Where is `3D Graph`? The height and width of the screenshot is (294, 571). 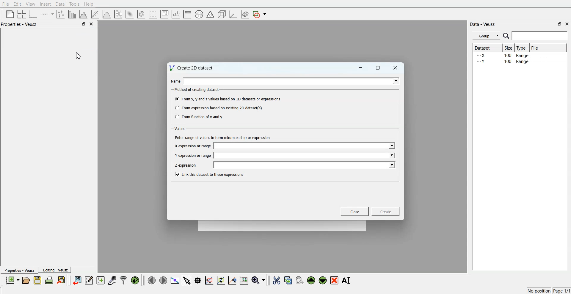
3D Graph is located at coordinates (233, 14).